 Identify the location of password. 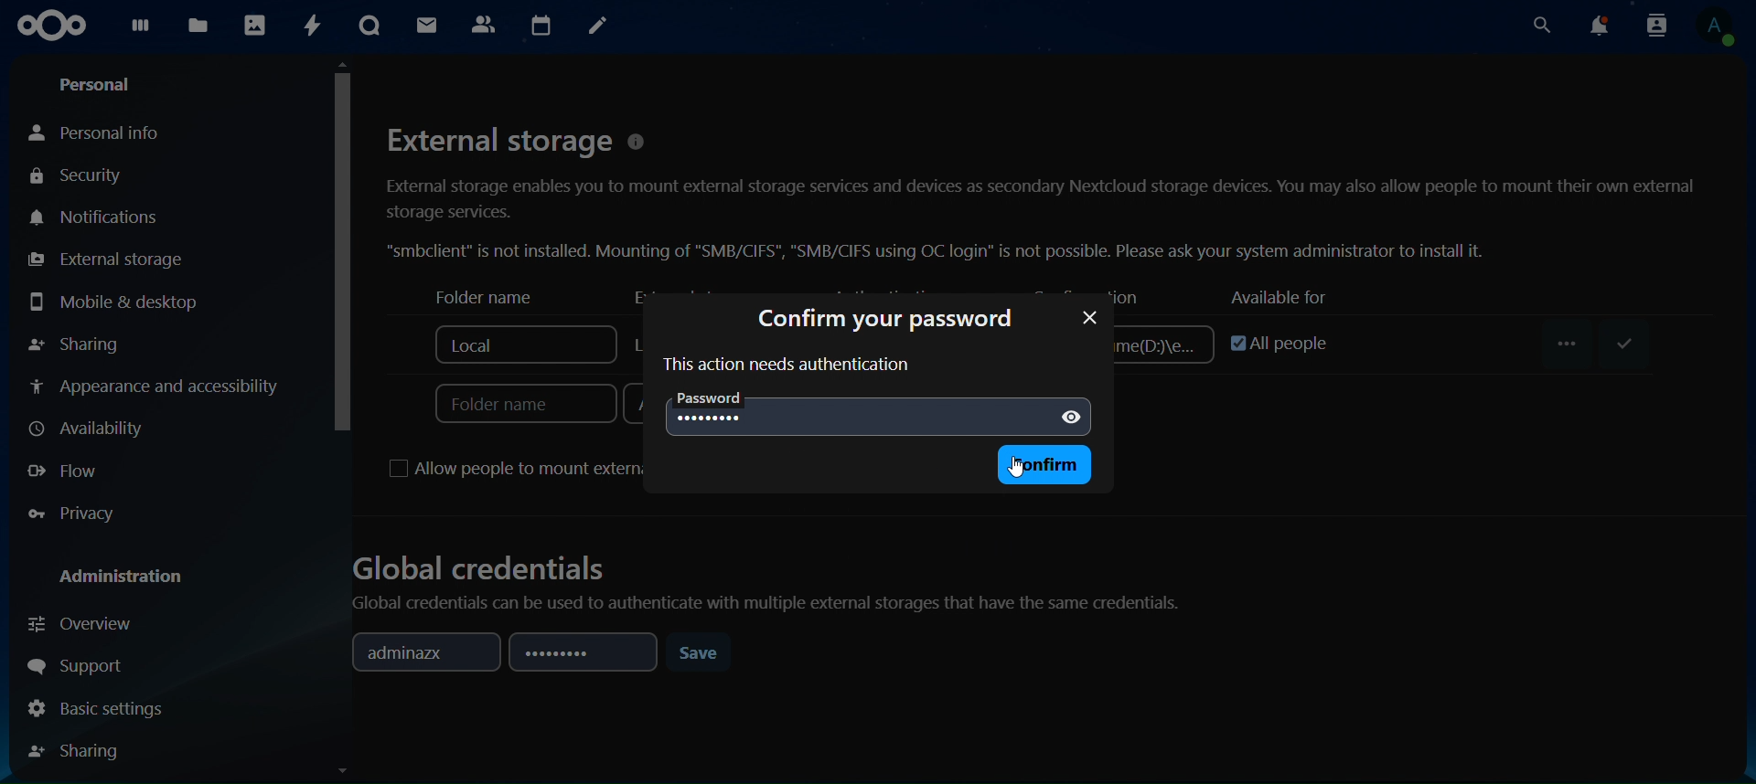
(580, 654).